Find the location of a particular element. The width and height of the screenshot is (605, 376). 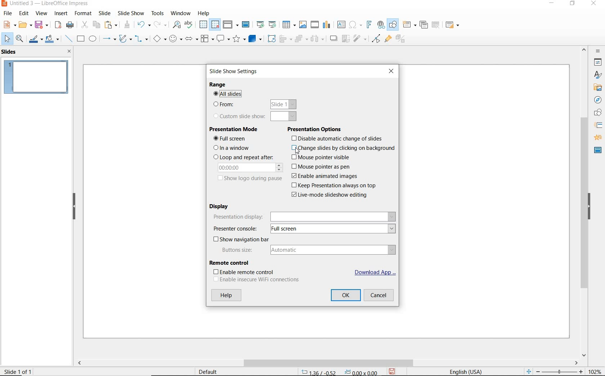

MASTER SLIDES is located at coordinates (598, 151).